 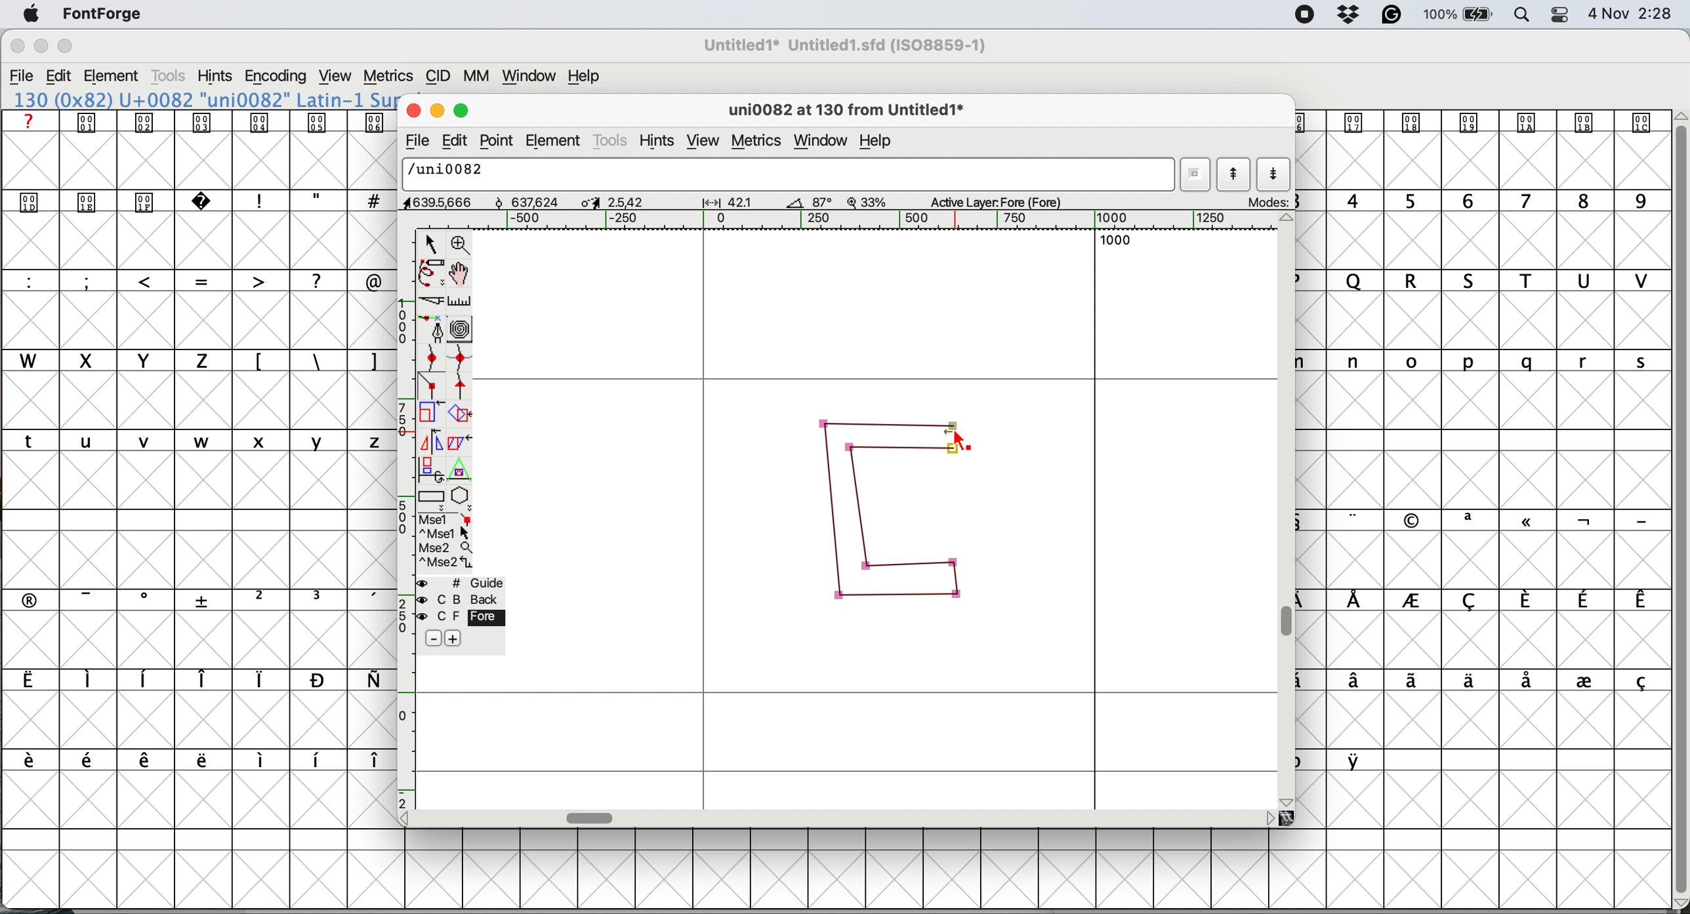 What do you see at coordinates (316, 362) in the screenshot?
I see `symbols` at bounding box center [316, 362].